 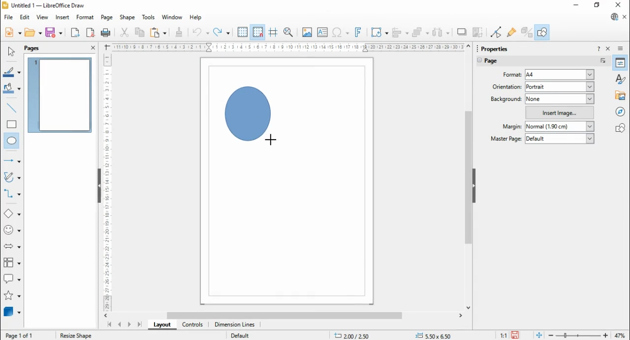 What do you see at coordinates (621, 49) in the screenshot?
I see `sidebar deck settings` at bounding box center [621, 49].